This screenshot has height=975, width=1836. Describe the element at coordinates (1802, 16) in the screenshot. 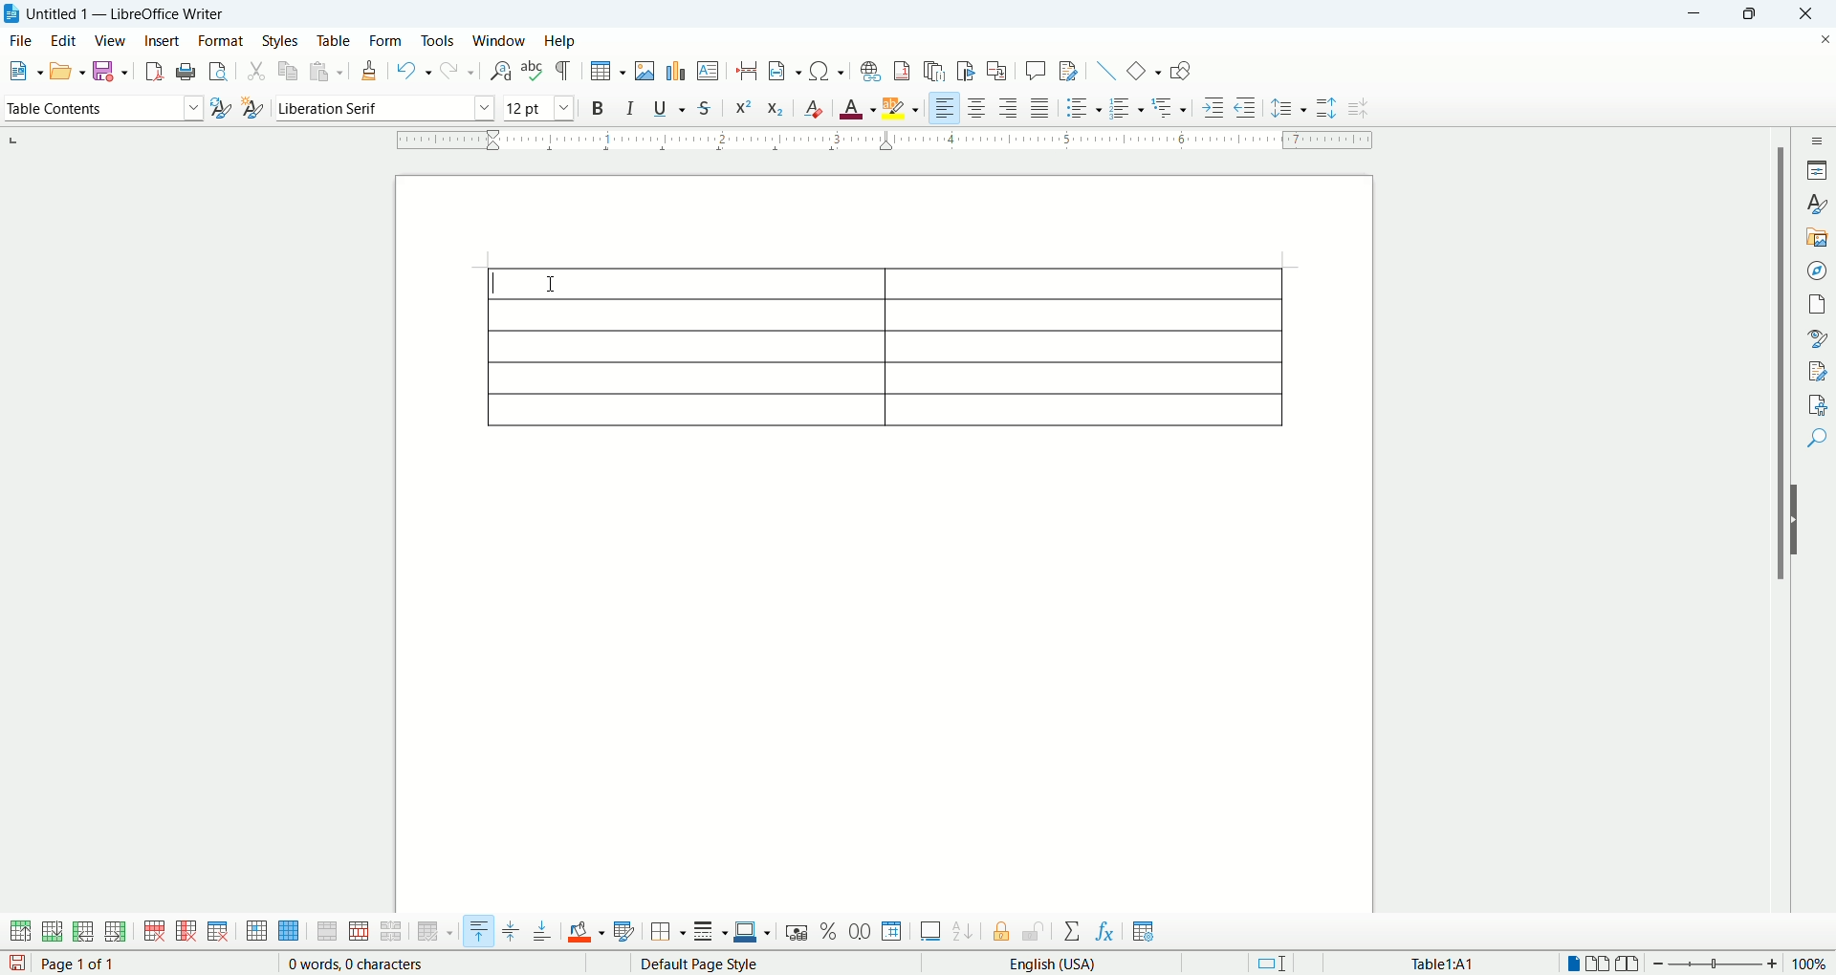

I see `close` at that location.